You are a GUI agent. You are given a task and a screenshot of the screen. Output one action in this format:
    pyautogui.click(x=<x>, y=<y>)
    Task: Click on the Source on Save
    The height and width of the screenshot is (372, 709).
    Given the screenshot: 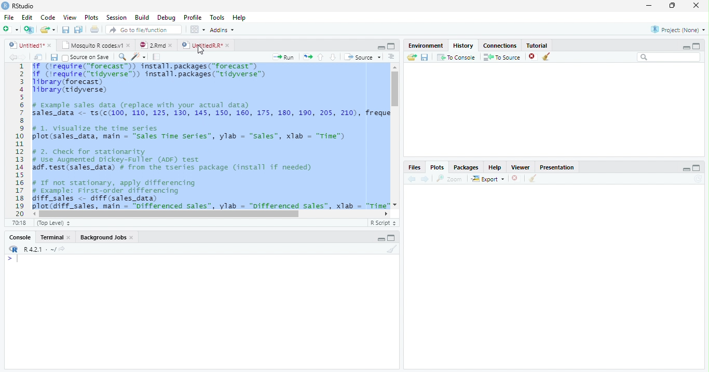 What is the action you would take?
    pyautogui.click(x=86, y=58)
    